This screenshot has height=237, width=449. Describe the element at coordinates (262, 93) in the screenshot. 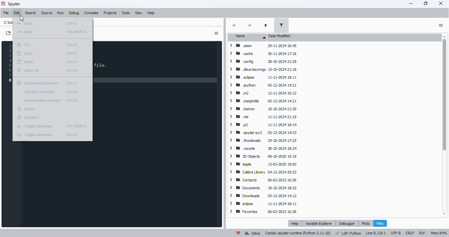

I see `> mm 12-11-2024 16:12` at that location.